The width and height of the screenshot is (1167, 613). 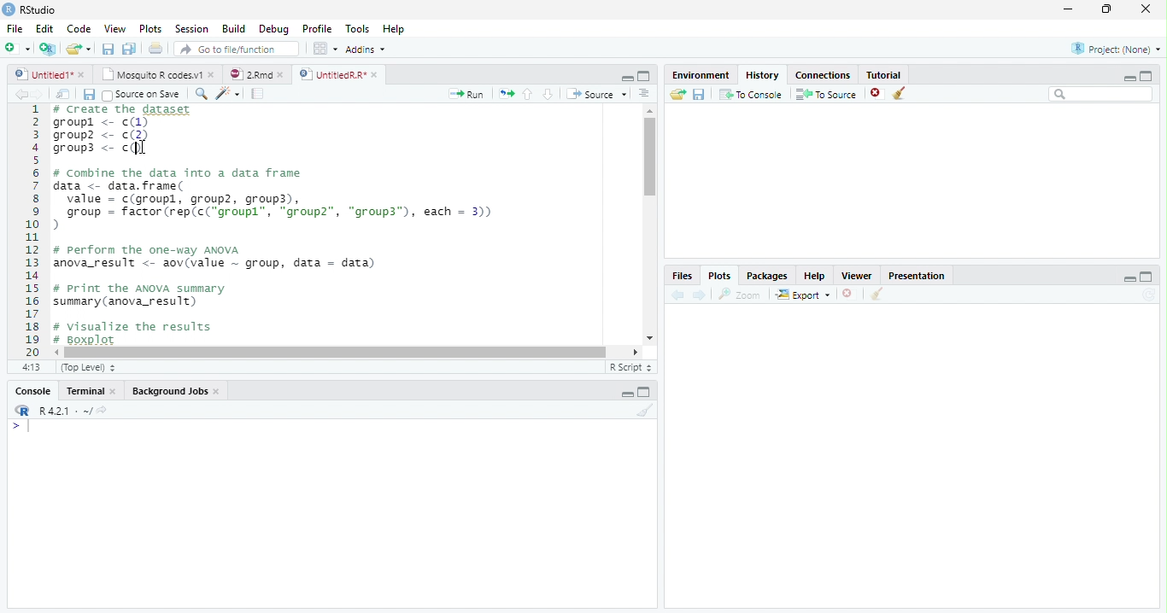 I want to click on Tools, so click(x=359, y=28).